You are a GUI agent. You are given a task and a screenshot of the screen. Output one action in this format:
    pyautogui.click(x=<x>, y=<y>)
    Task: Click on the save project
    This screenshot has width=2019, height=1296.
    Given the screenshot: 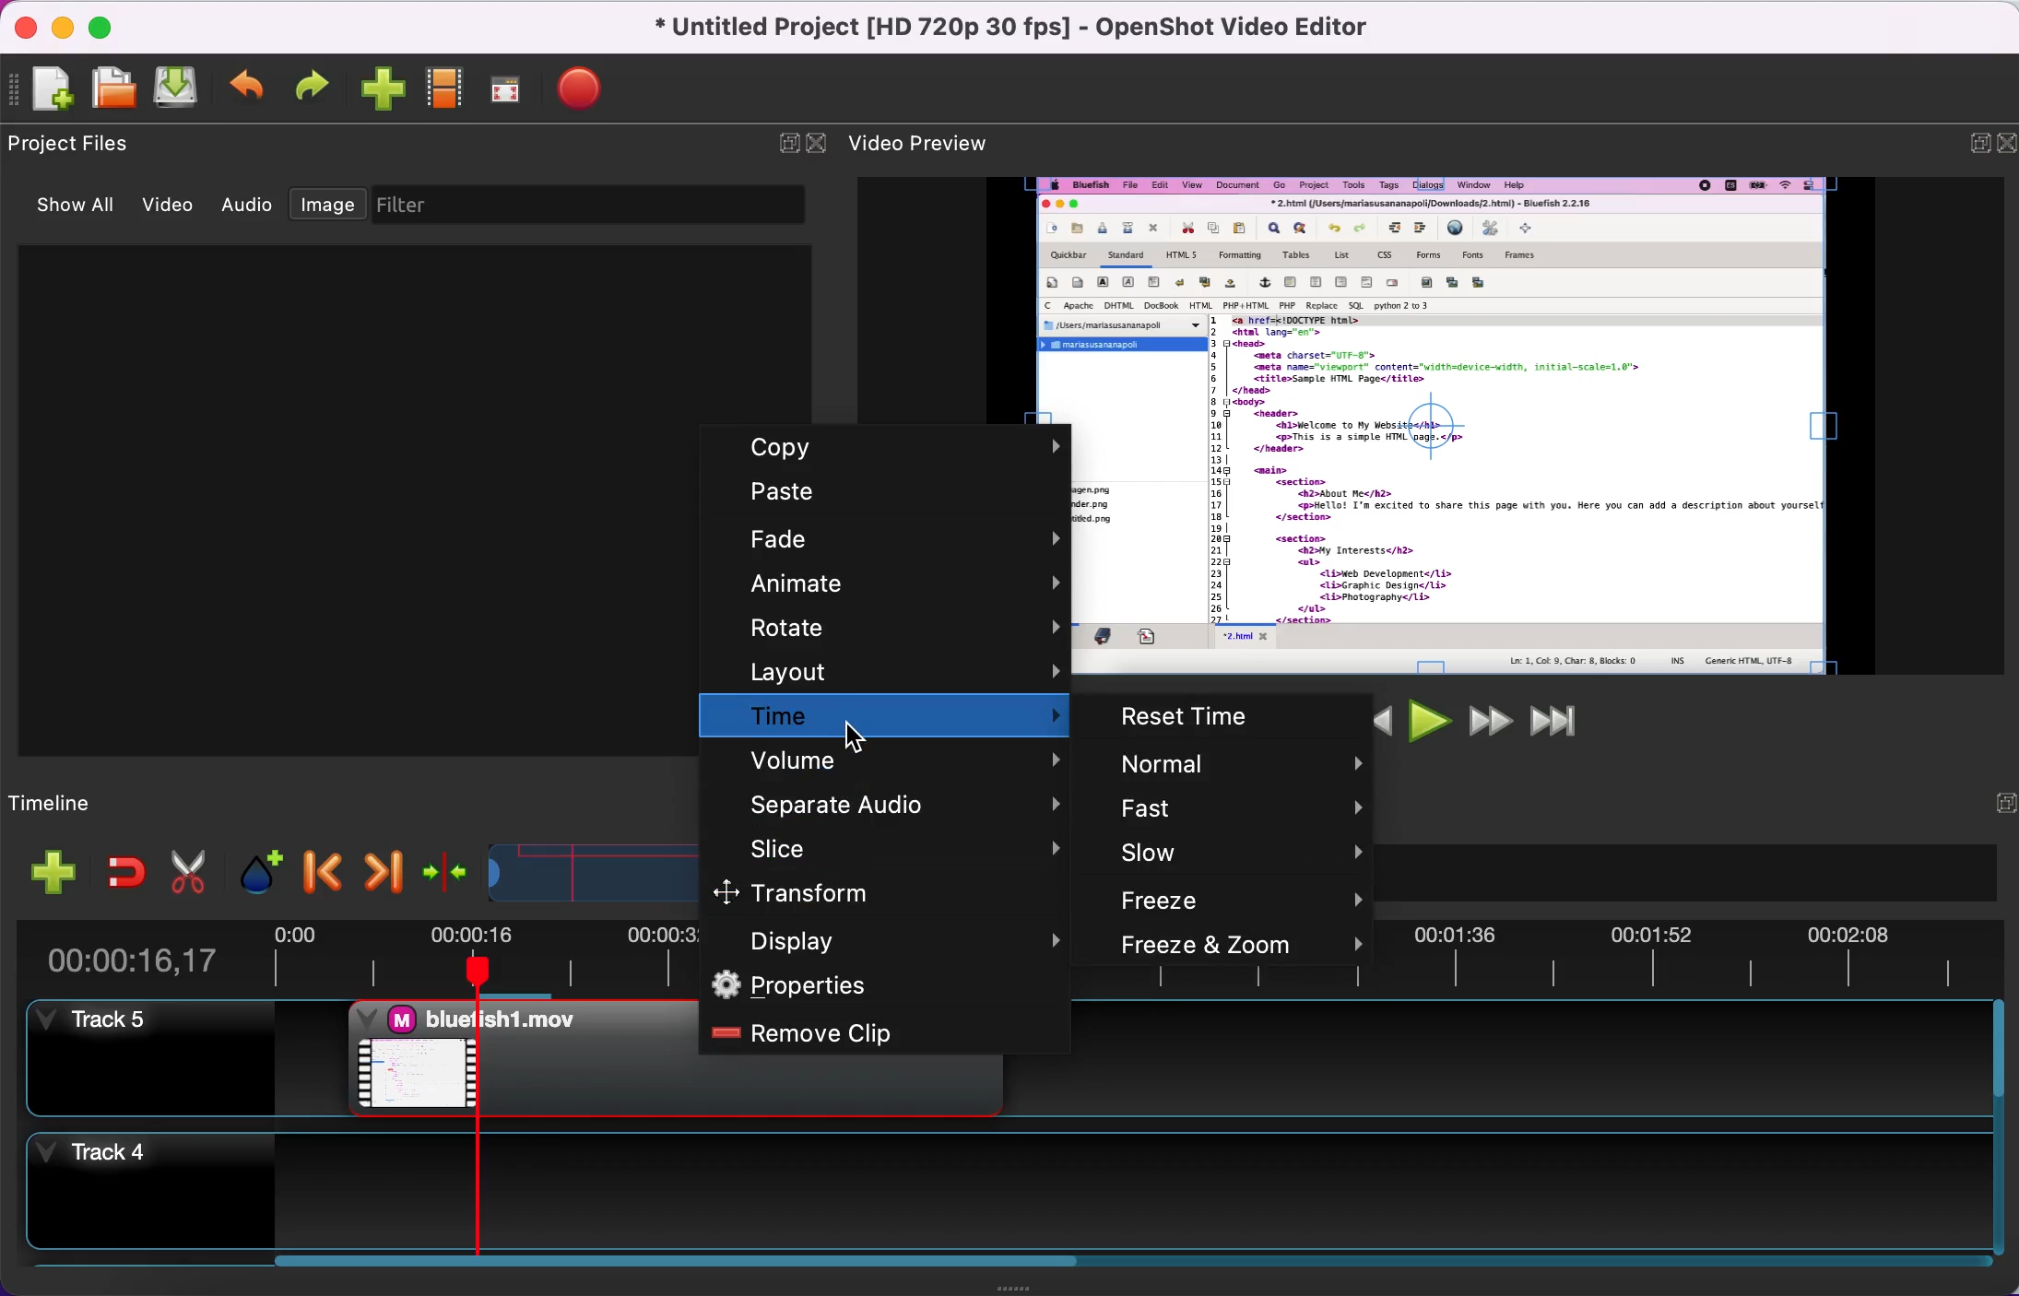 What is the action you would take?
    pyautogui.click(x=181, y=87)
    